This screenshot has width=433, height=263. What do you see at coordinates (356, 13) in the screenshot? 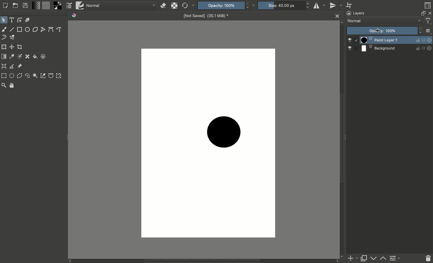
I see `Layers` at bounding box center [356, 13].